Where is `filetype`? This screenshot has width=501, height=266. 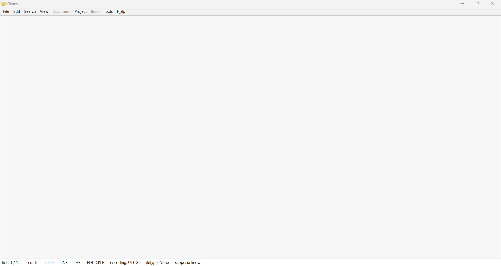
filetype is located at coordinates (156, 262).